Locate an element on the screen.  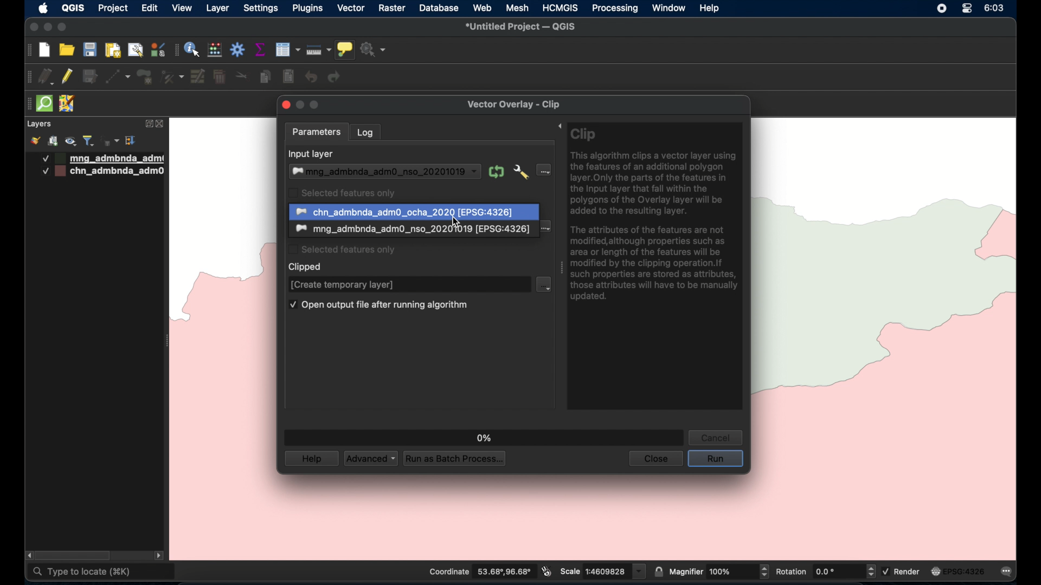
minimize is located at coordinates (48, 28).